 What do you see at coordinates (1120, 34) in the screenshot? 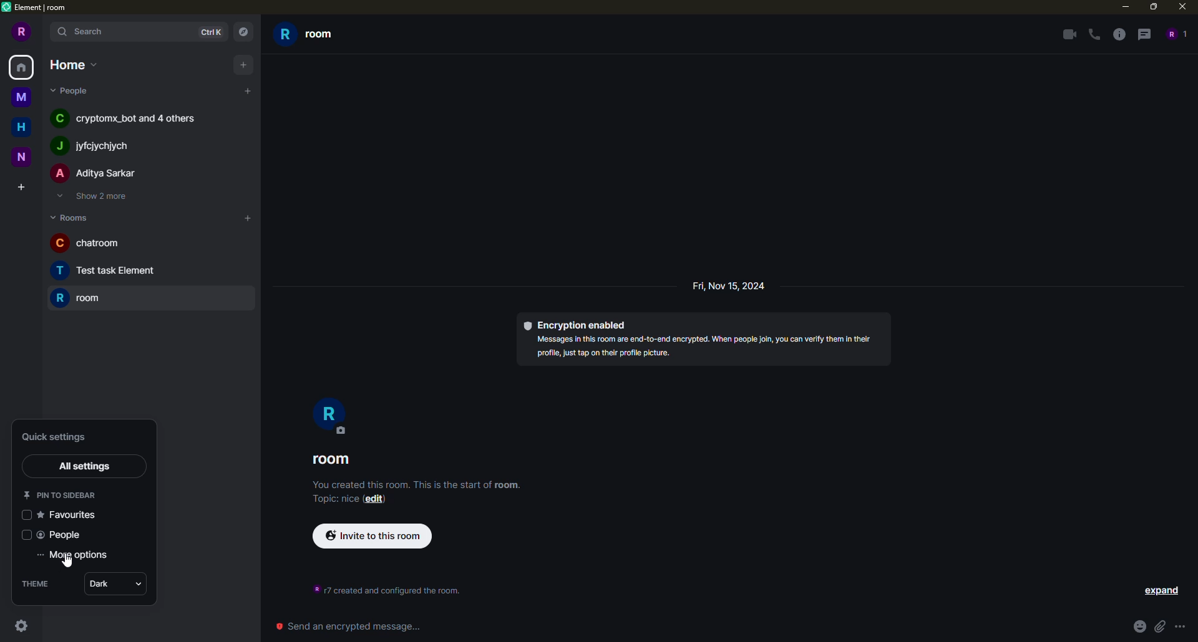
I see `info` at bounding box center [1120, 34].